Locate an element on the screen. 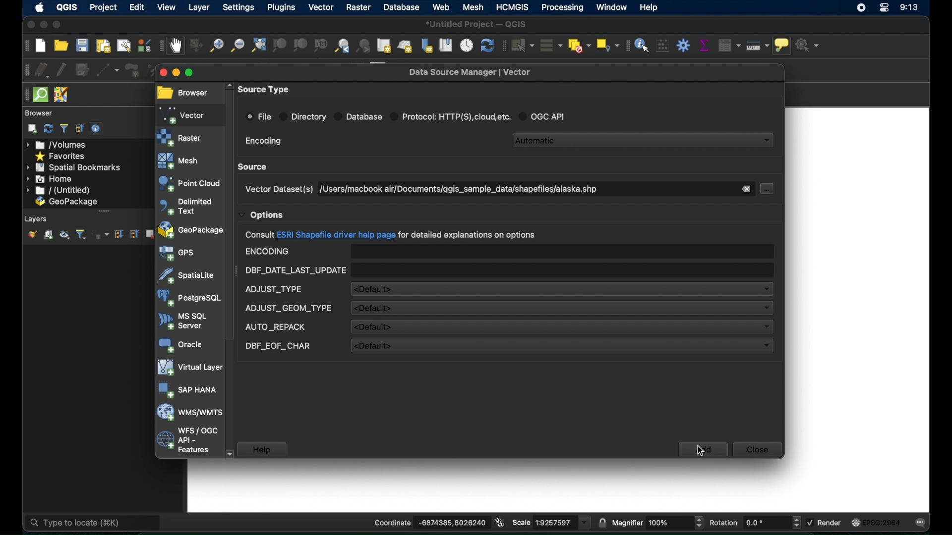 Image resolution: width=952 pixels, height=535 pixels. settings is located at coordinates (238, 7).